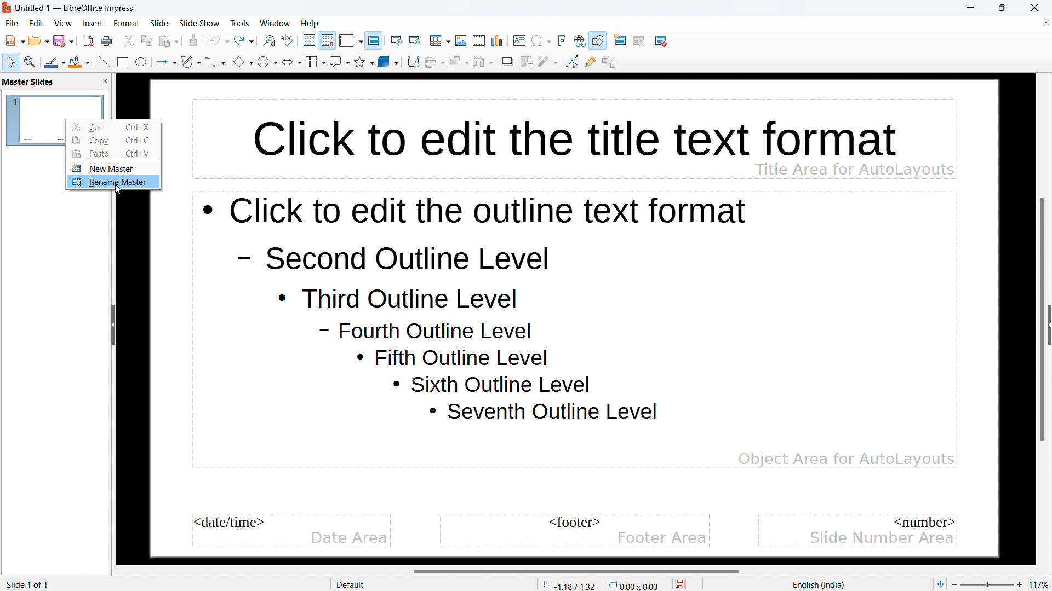 Image resolution: width=1052 pixels, height=591 pixels. What do you see at coordinates (191, 62) in the screenshot?
I see `curves and polygons` at bounding box center [191, 62].